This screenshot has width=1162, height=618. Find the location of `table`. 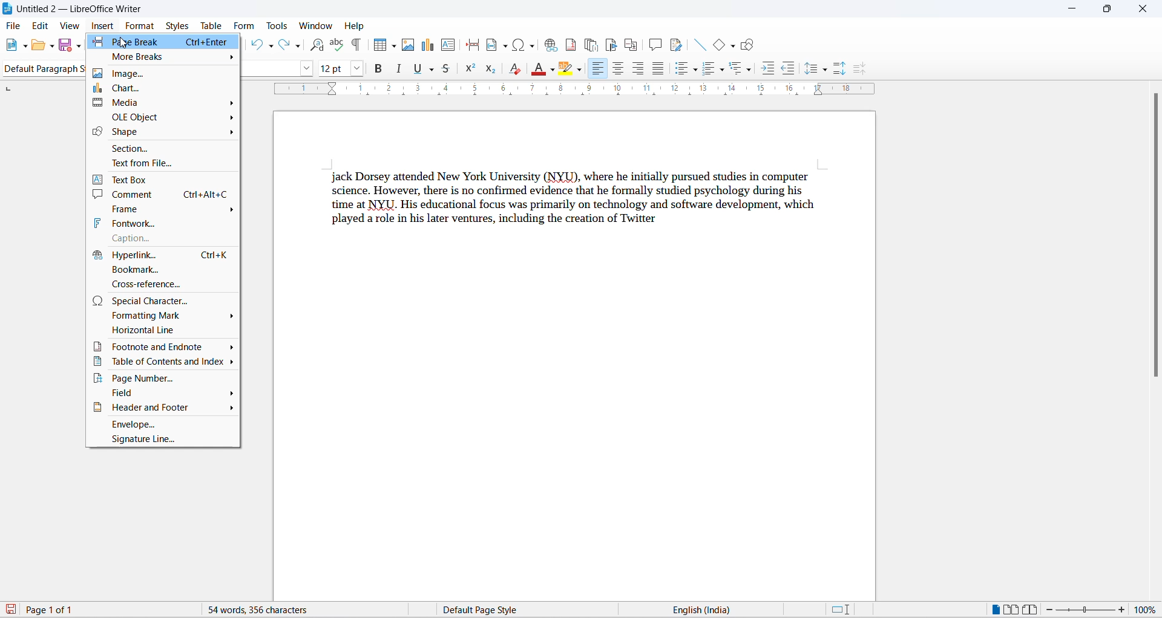

table is located at coordinates (213, 24).